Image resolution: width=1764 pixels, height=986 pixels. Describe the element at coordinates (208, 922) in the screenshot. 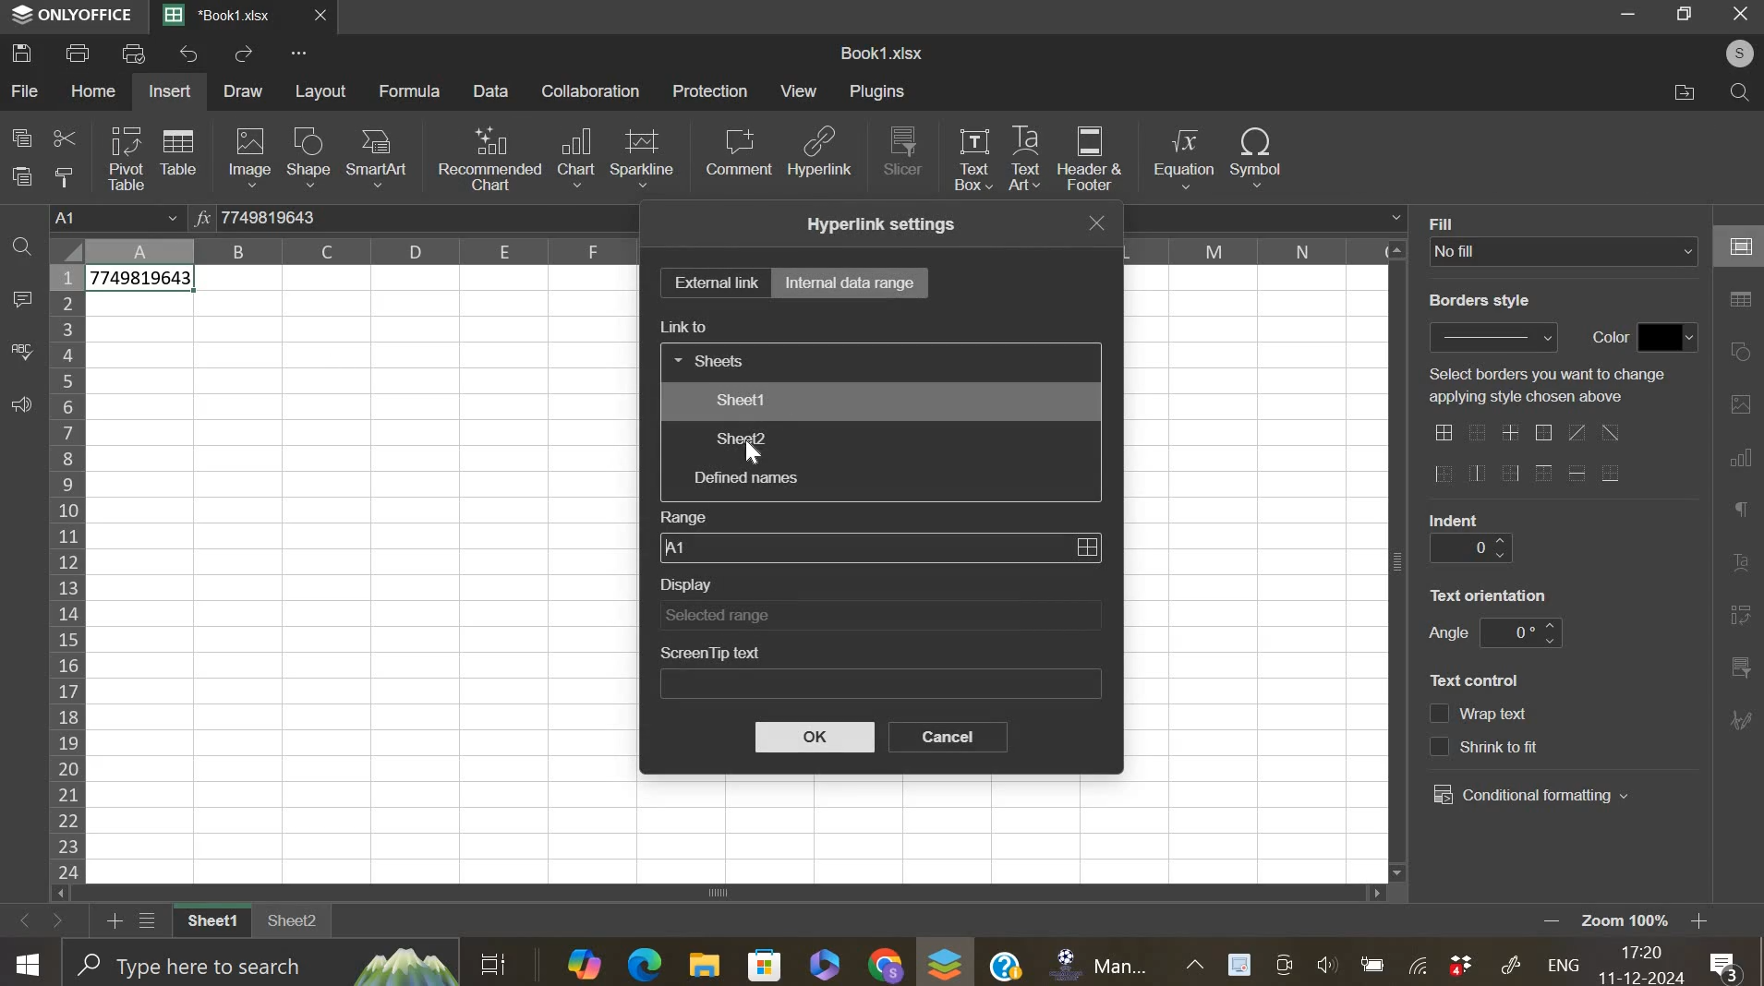

I see `sheet 1` at that location.